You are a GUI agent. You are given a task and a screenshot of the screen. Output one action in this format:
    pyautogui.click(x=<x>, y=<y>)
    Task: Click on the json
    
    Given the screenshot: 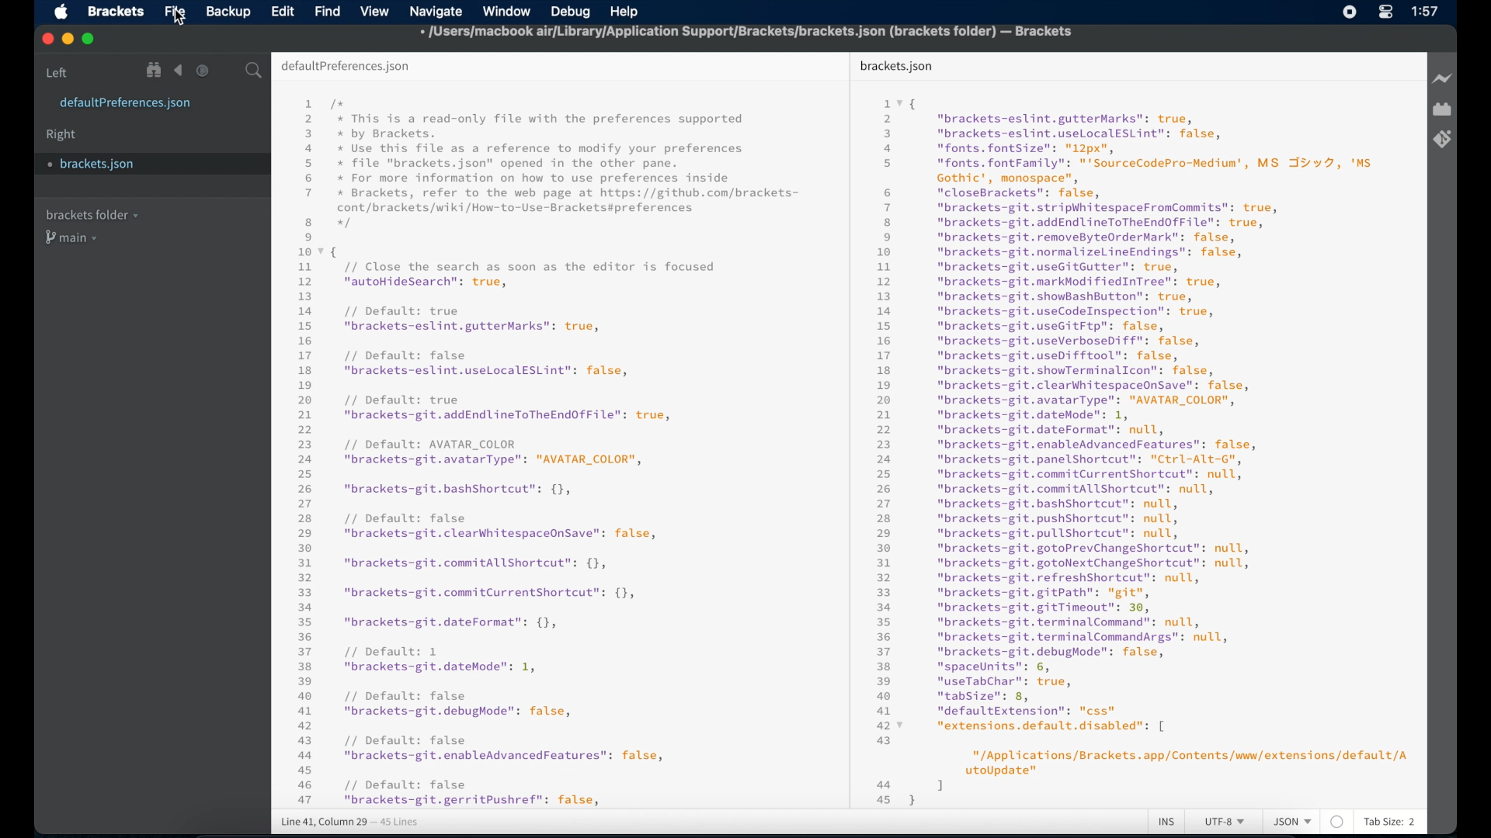 What is the action you would take?
    pyautogui.click(x=1292, y=822)
    